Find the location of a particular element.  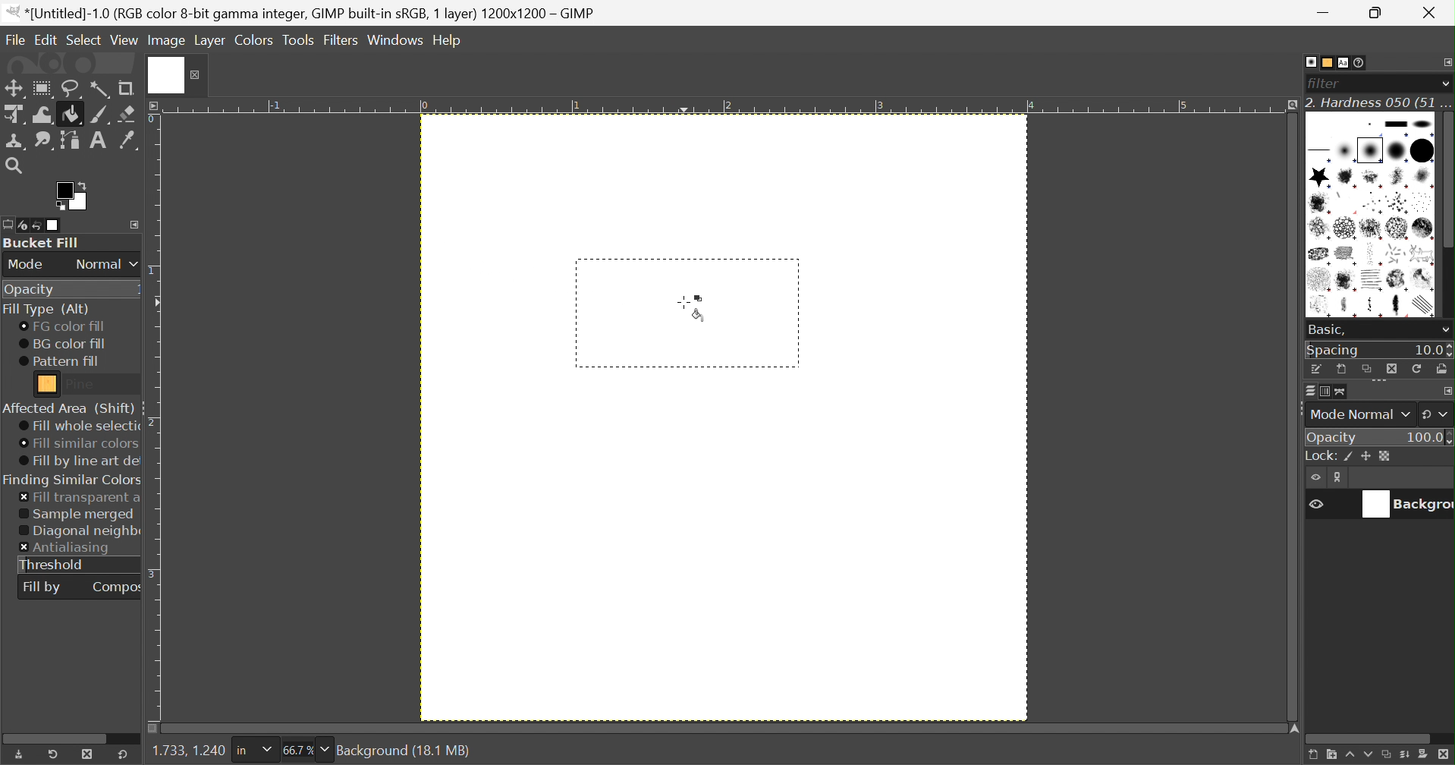

Color Picker Tool is located at coordinates (127, 140).